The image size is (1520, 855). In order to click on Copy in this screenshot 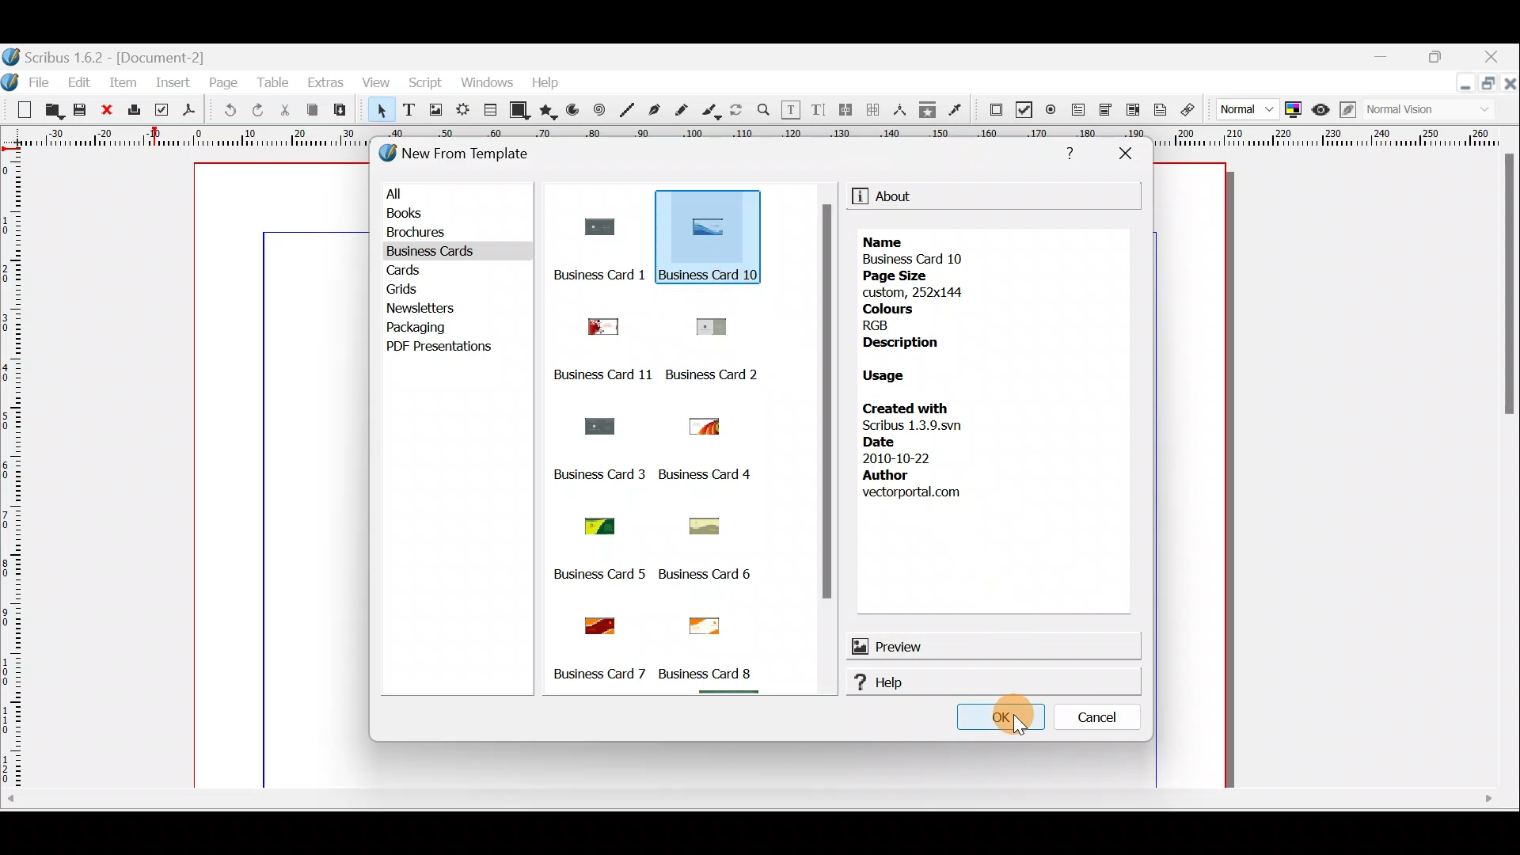, I will do `click(314, 112)`.